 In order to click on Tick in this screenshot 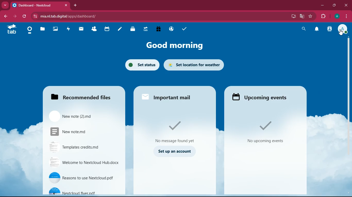, I will do `click(264, 126)`.